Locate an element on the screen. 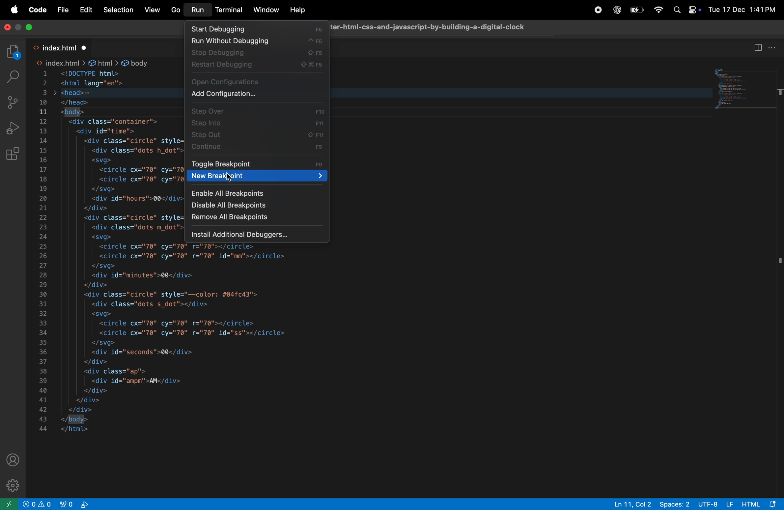 Image resolution: width=784 pixels, height=510 pixels. apple menu is located at coordinates (15, 10).